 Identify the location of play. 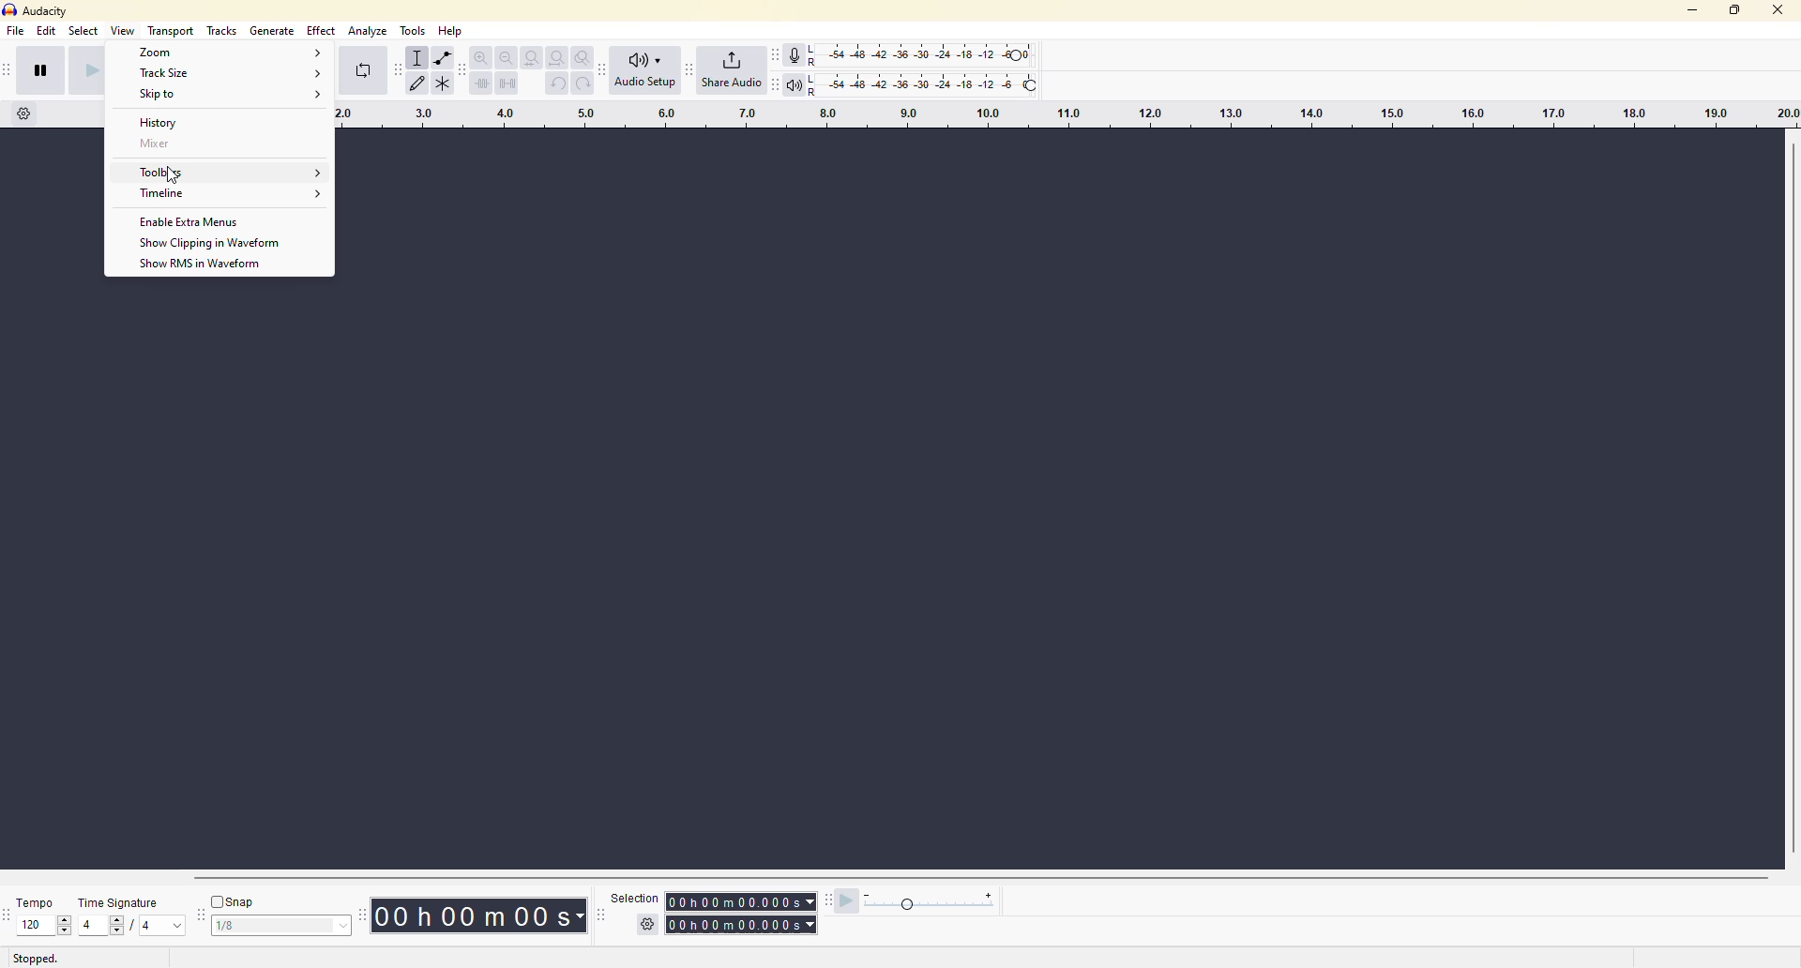
(86, 70).